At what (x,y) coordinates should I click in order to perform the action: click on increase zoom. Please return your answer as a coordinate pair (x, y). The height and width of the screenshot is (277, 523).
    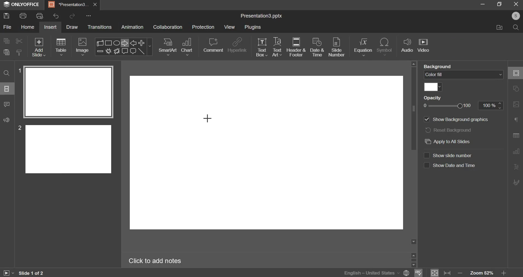
    Looking at the image, I should click on (504, 273).